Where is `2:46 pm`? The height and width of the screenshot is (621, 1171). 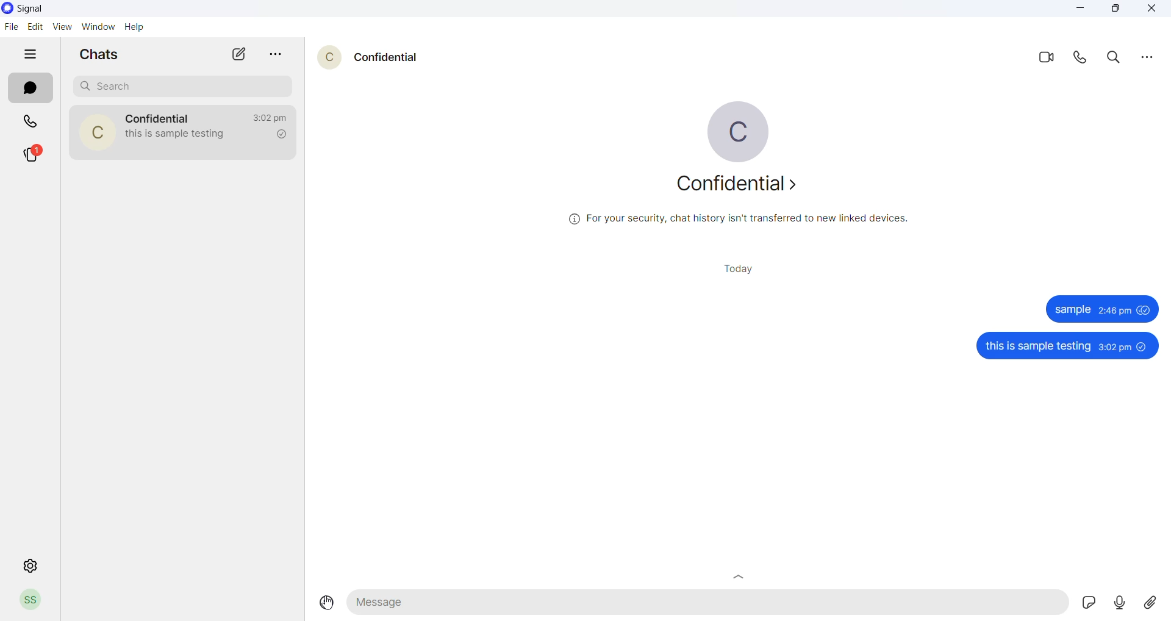
2:46 pm is located at coordinates (1114, 310).